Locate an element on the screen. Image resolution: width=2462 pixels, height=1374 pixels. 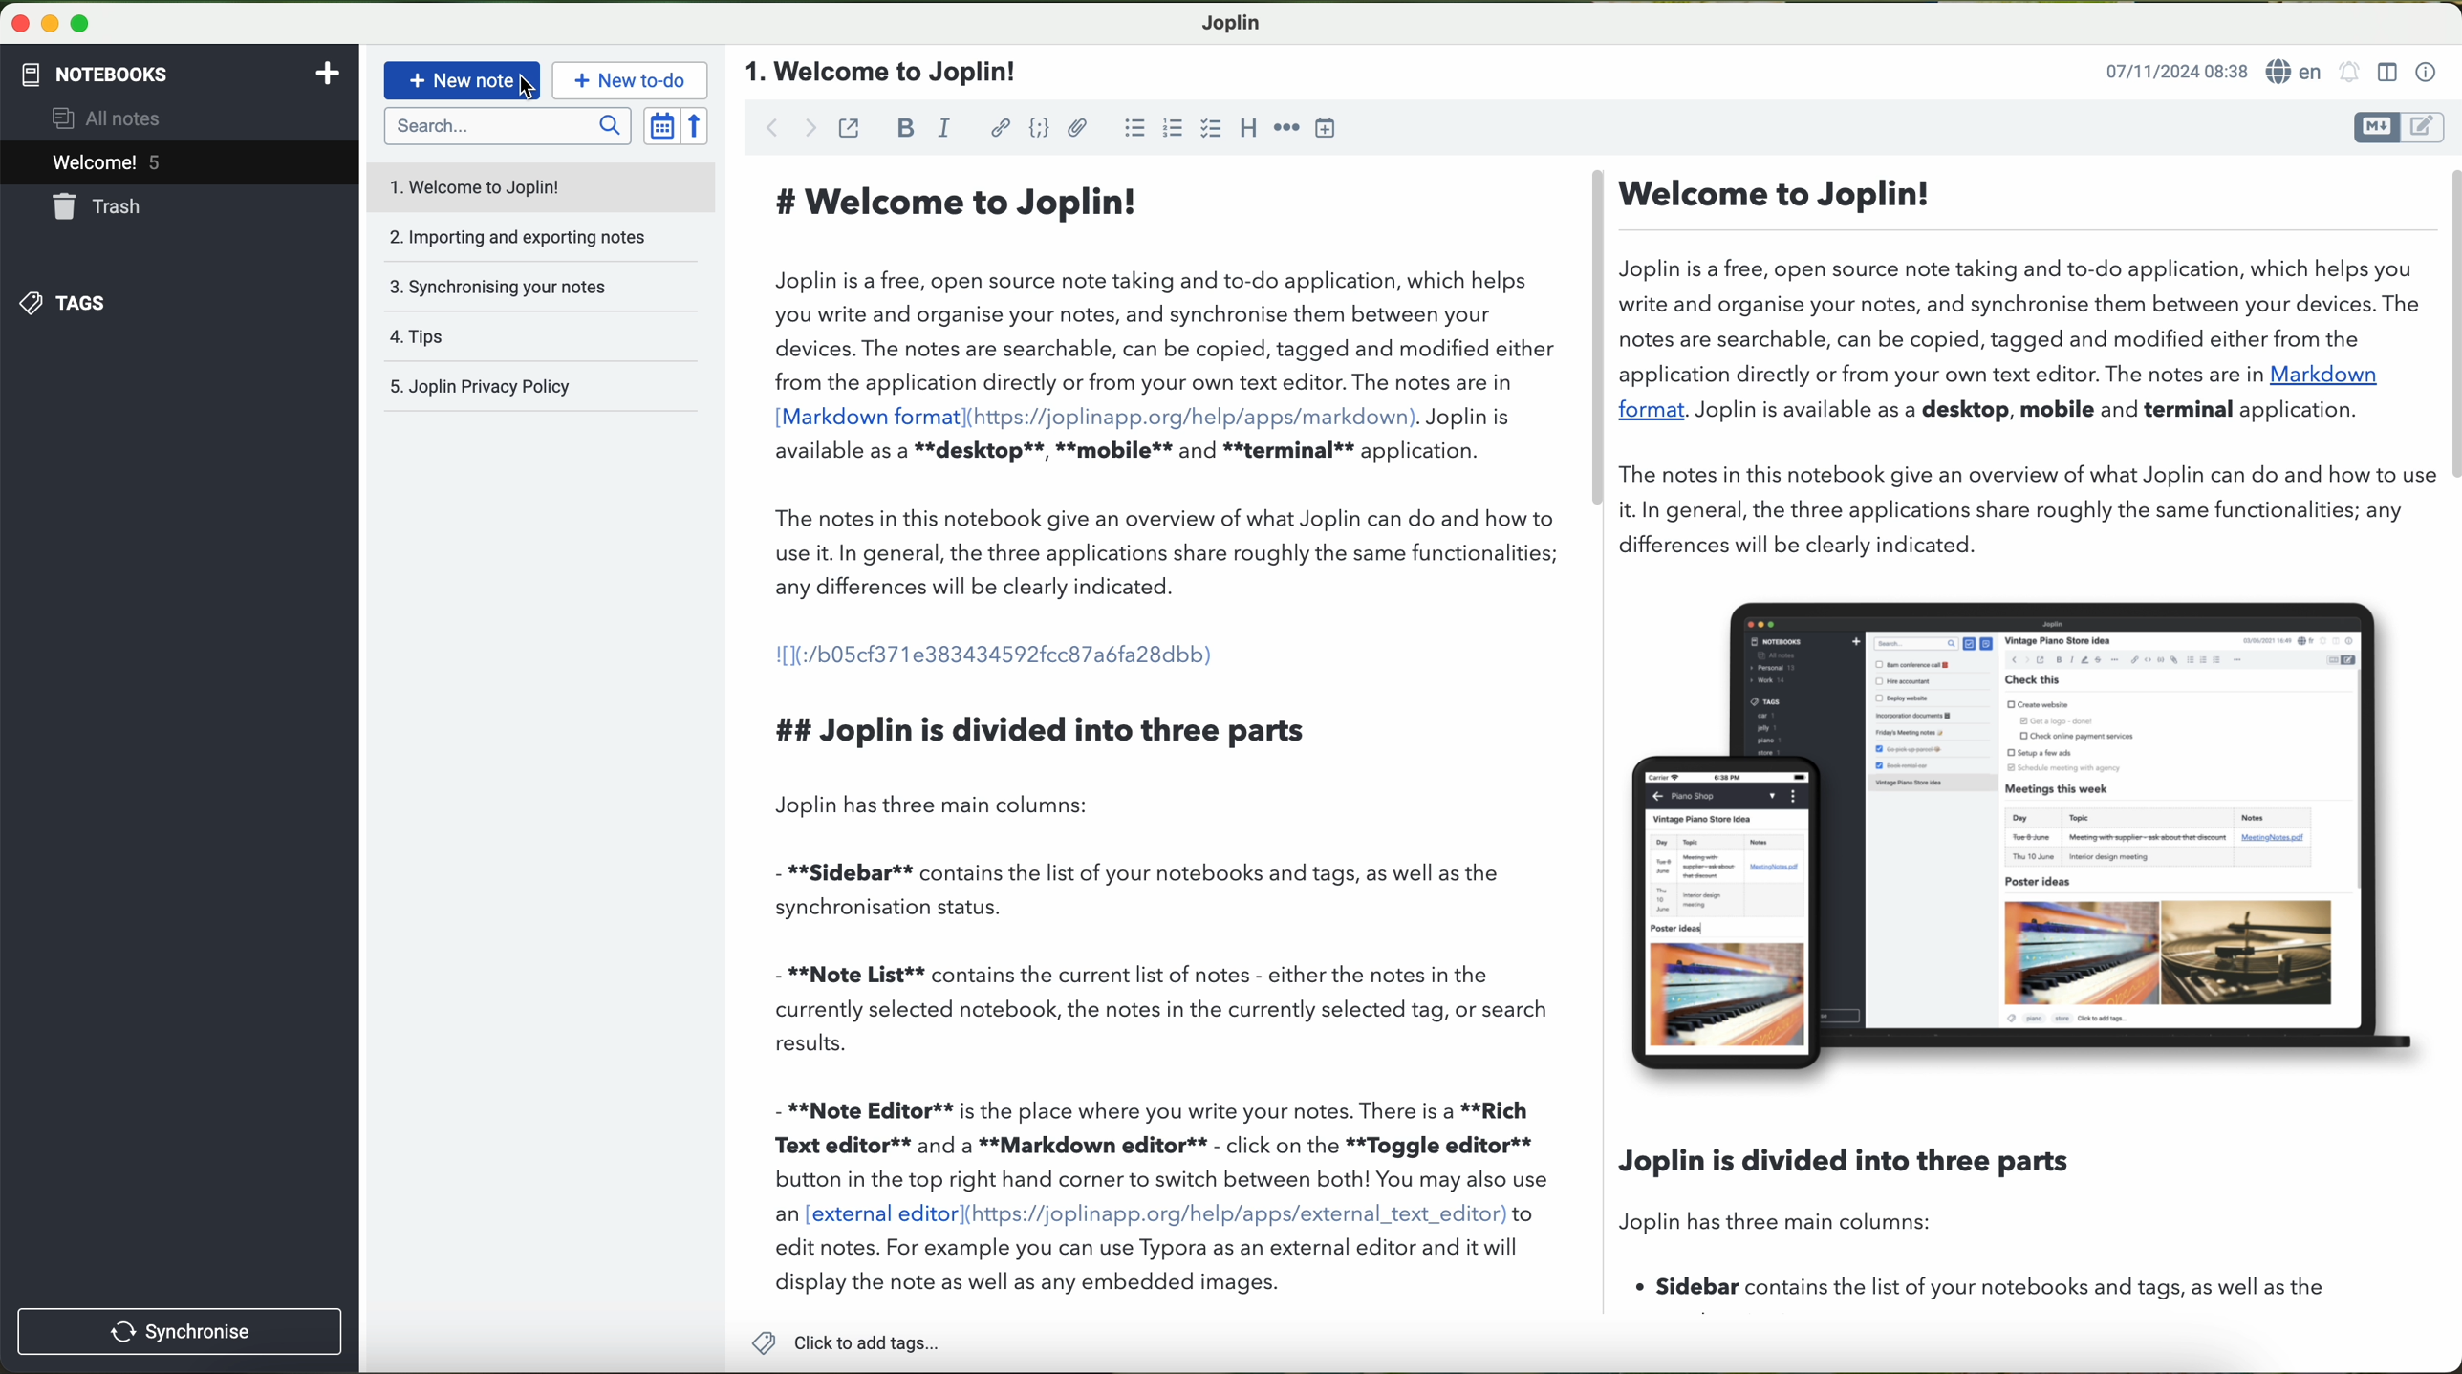
tips is located at coordinates (542, 338).